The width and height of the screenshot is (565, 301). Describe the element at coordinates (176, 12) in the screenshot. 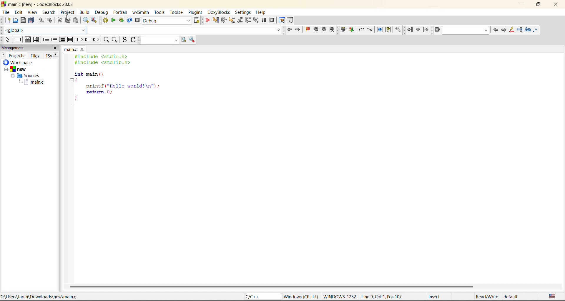

I see `tools+` at that location.